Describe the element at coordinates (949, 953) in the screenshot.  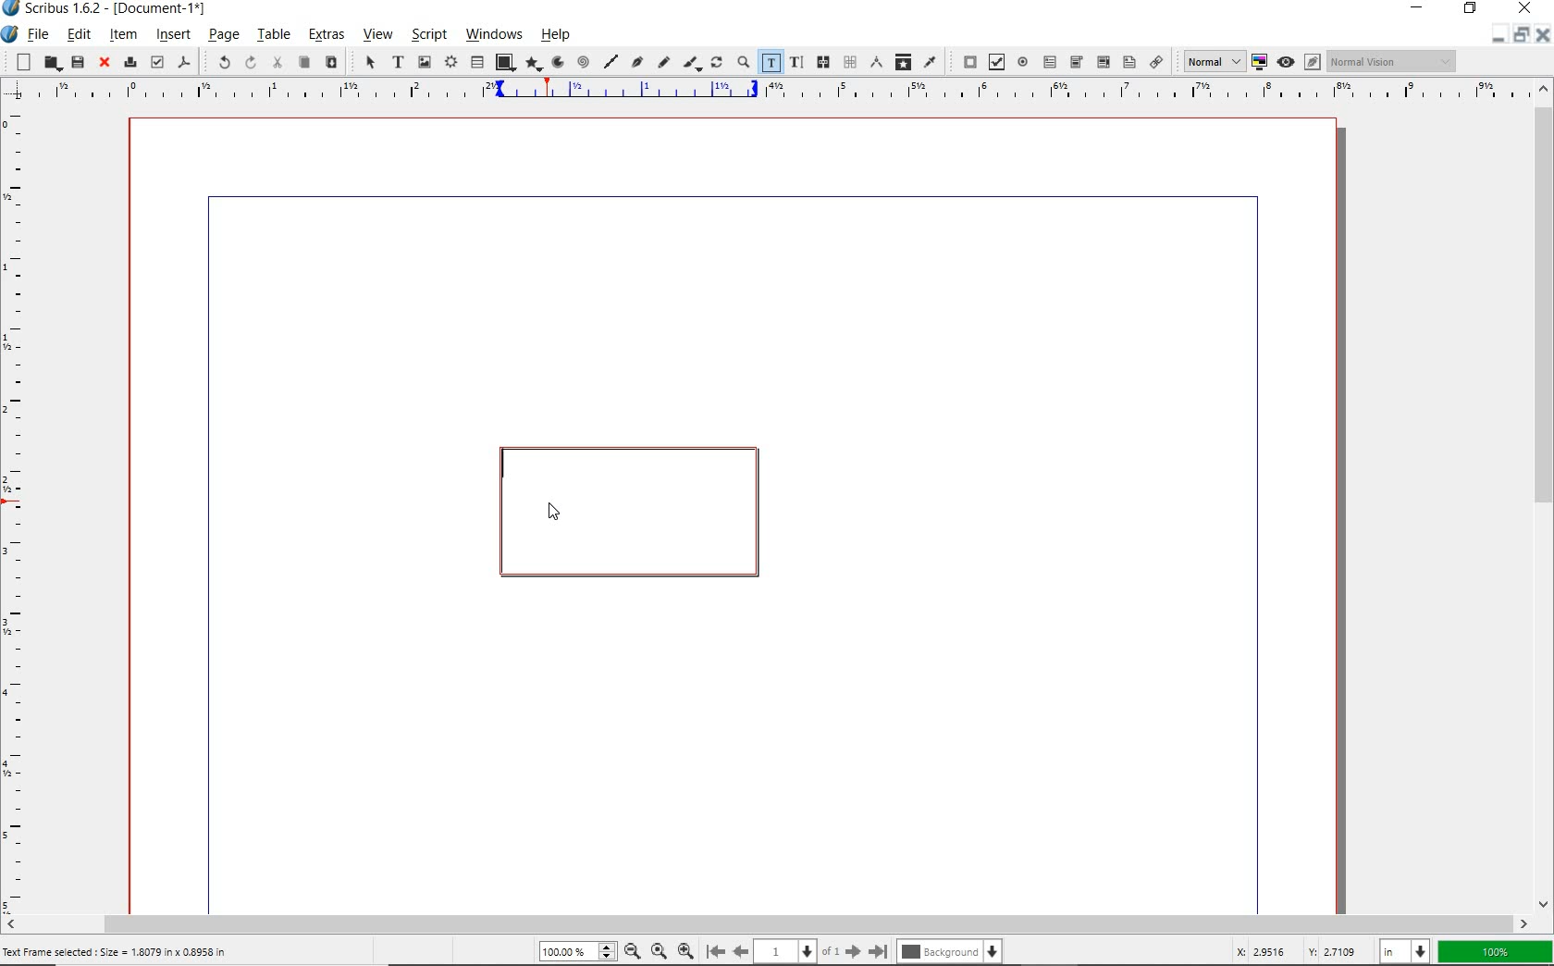
I see `Background` at that location.